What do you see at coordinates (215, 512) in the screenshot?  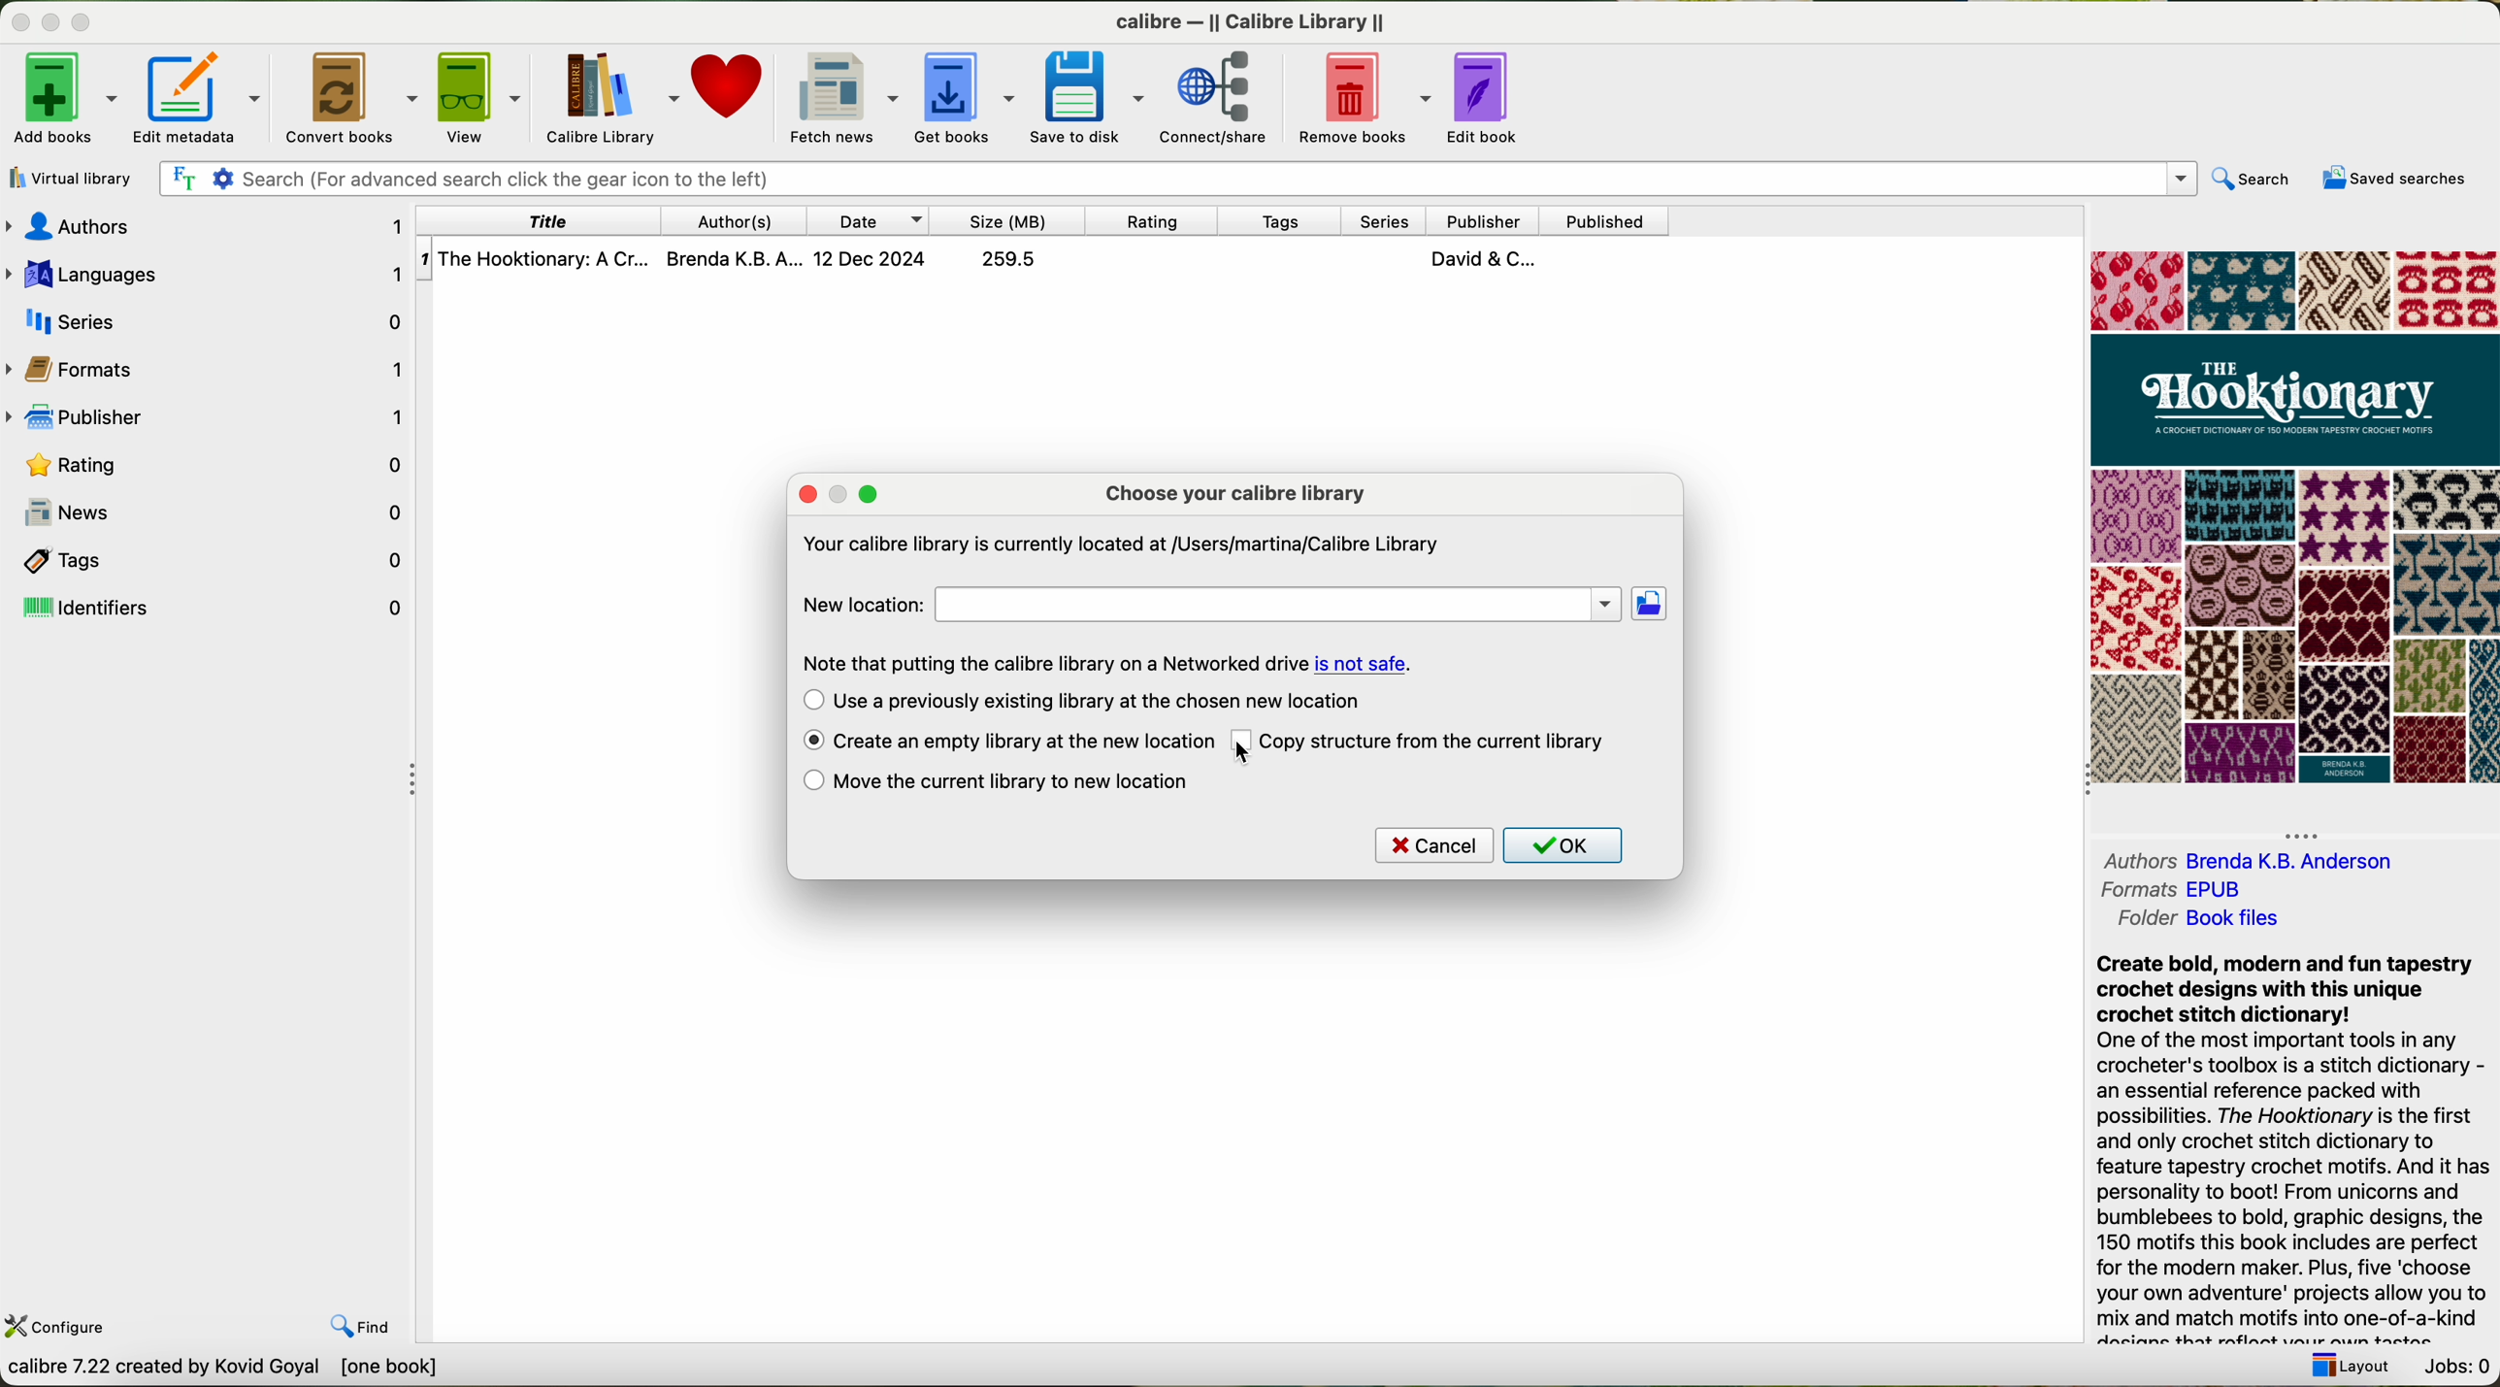 I see `news` at bounding box center [215, 512].